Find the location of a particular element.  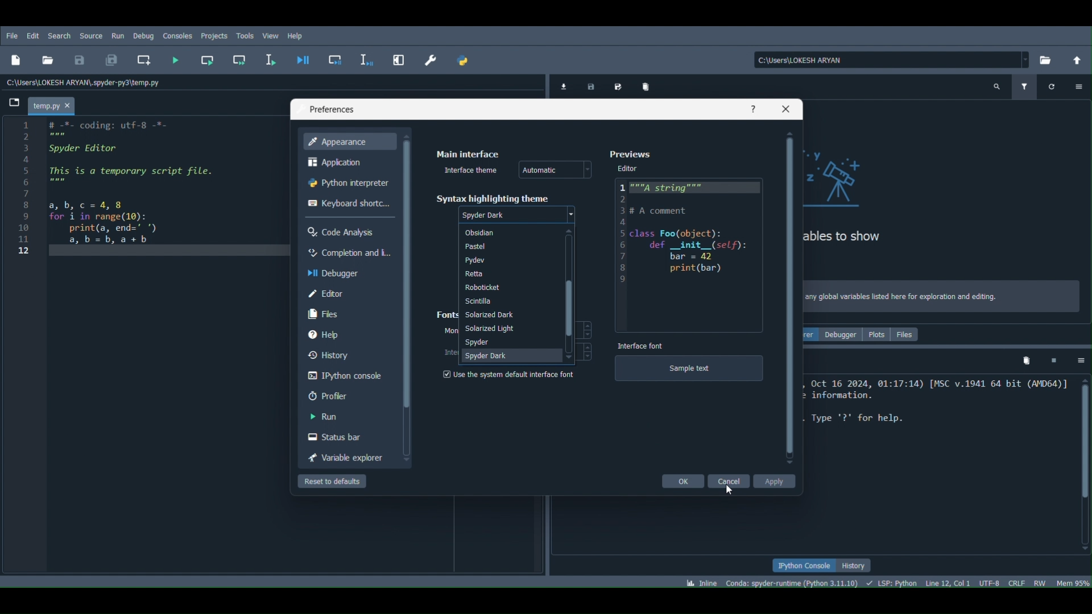

Search is located at coordinates (59, 33).